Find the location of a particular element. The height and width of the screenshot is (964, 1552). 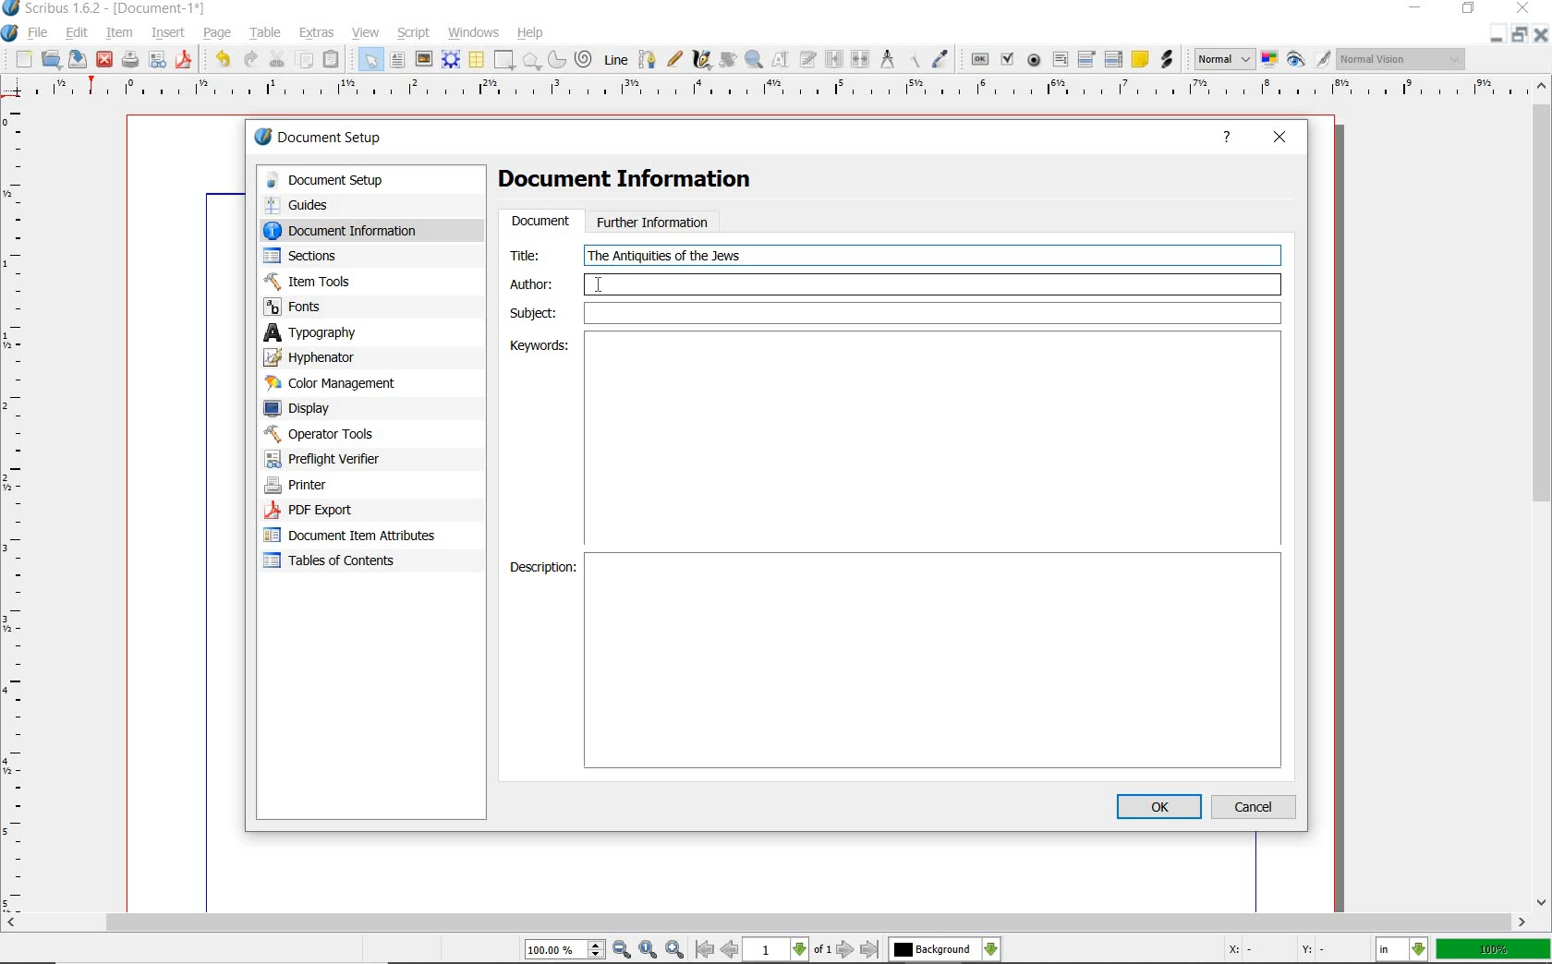

paste is located at coordinates (334, 58).